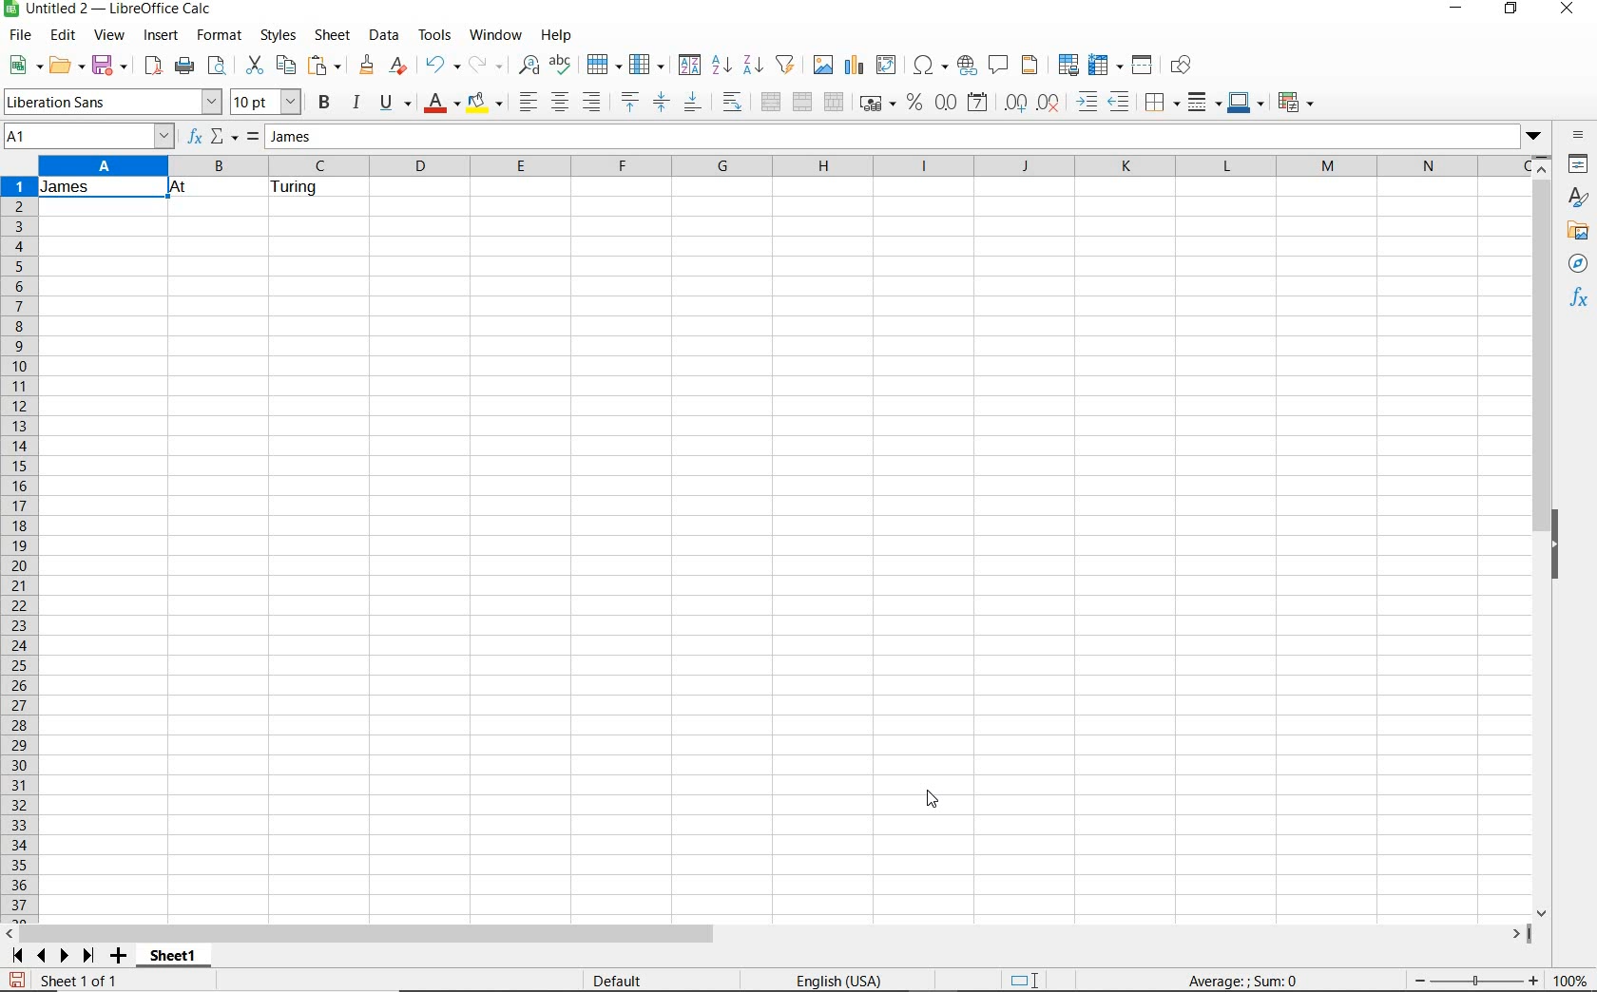 The image size is (1597, 992). Describe the element at coordinates (1270, 982) in the screenshot. I see `formula` at that location.